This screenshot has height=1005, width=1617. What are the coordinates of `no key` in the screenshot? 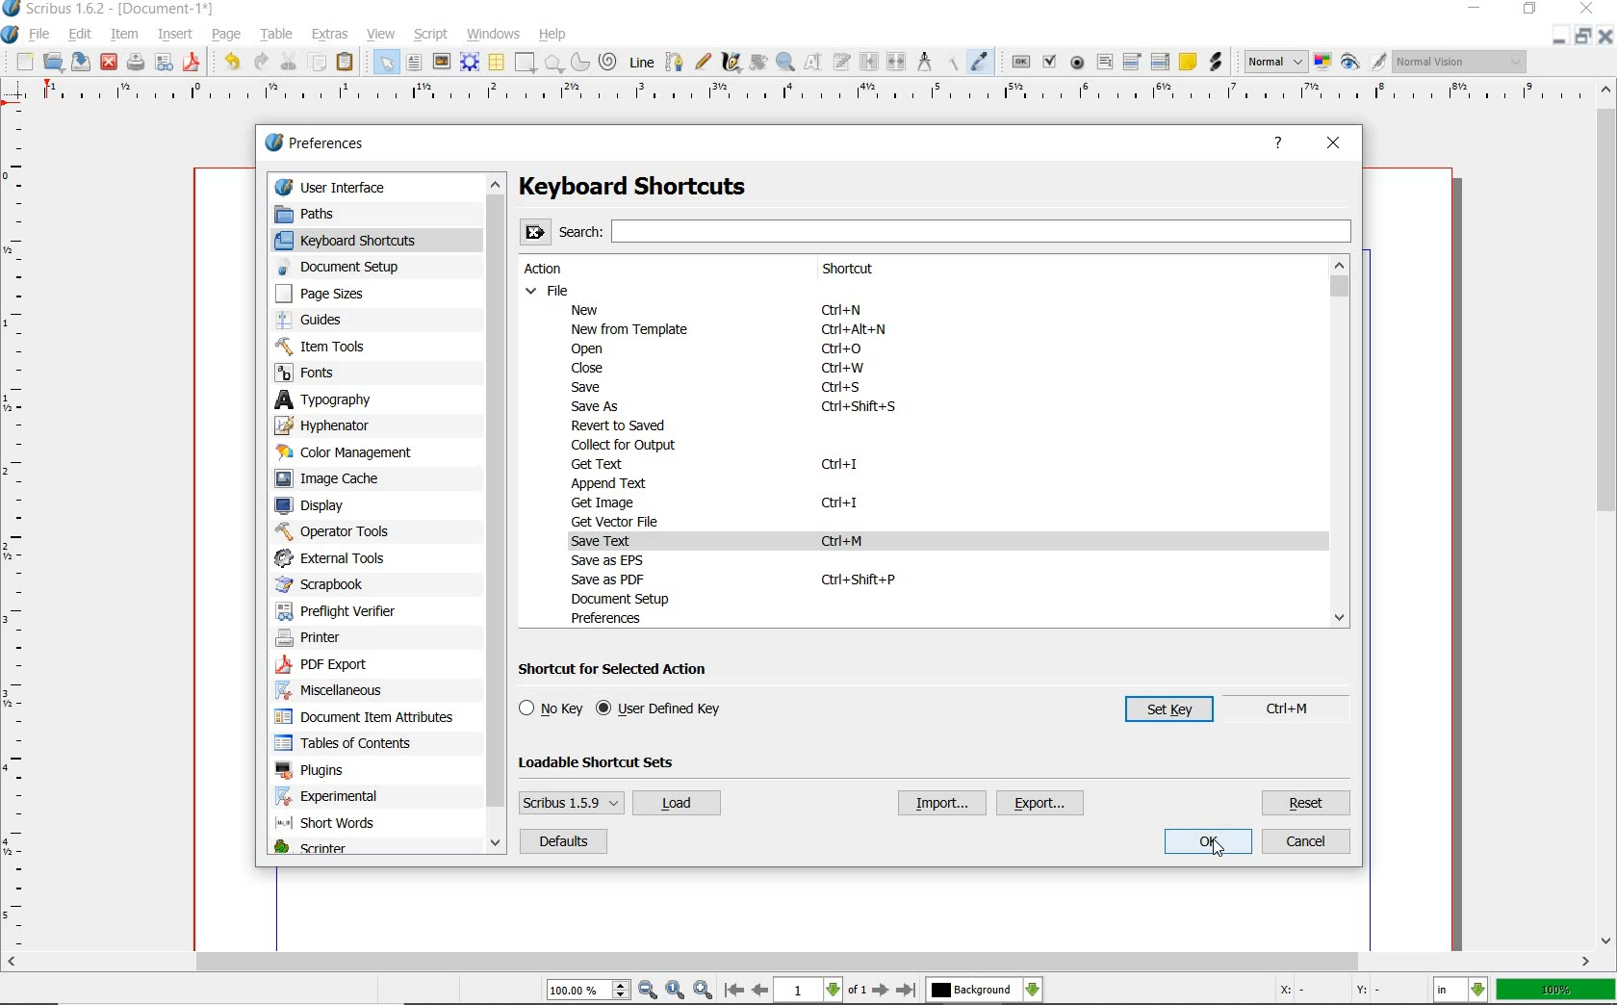 It's located at (551, 709).